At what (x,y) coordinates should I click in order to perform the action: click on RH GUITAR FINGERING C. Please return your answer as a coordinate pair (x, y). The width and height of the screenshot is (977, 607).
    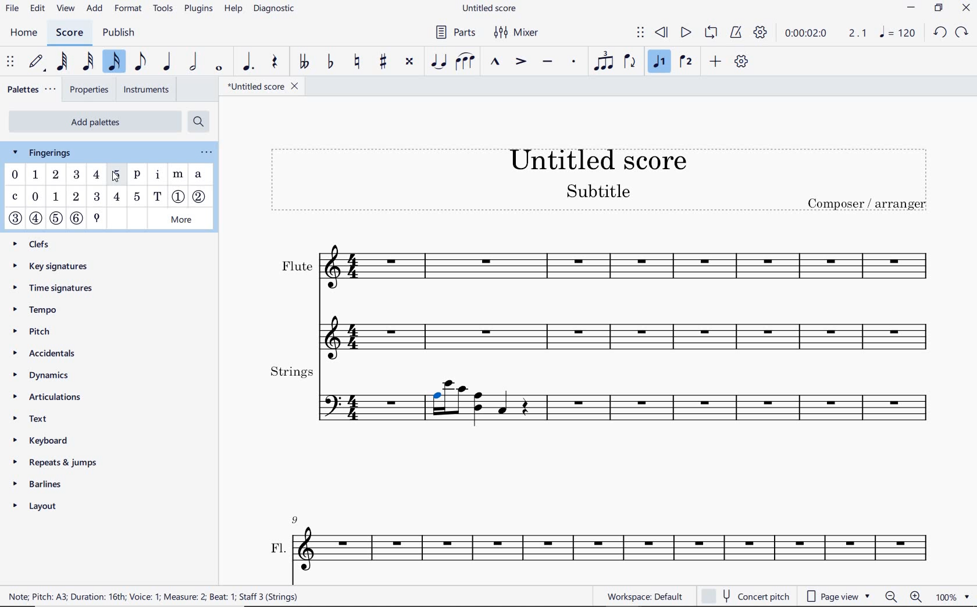
    Looking at the image, I should click on (15, 198).